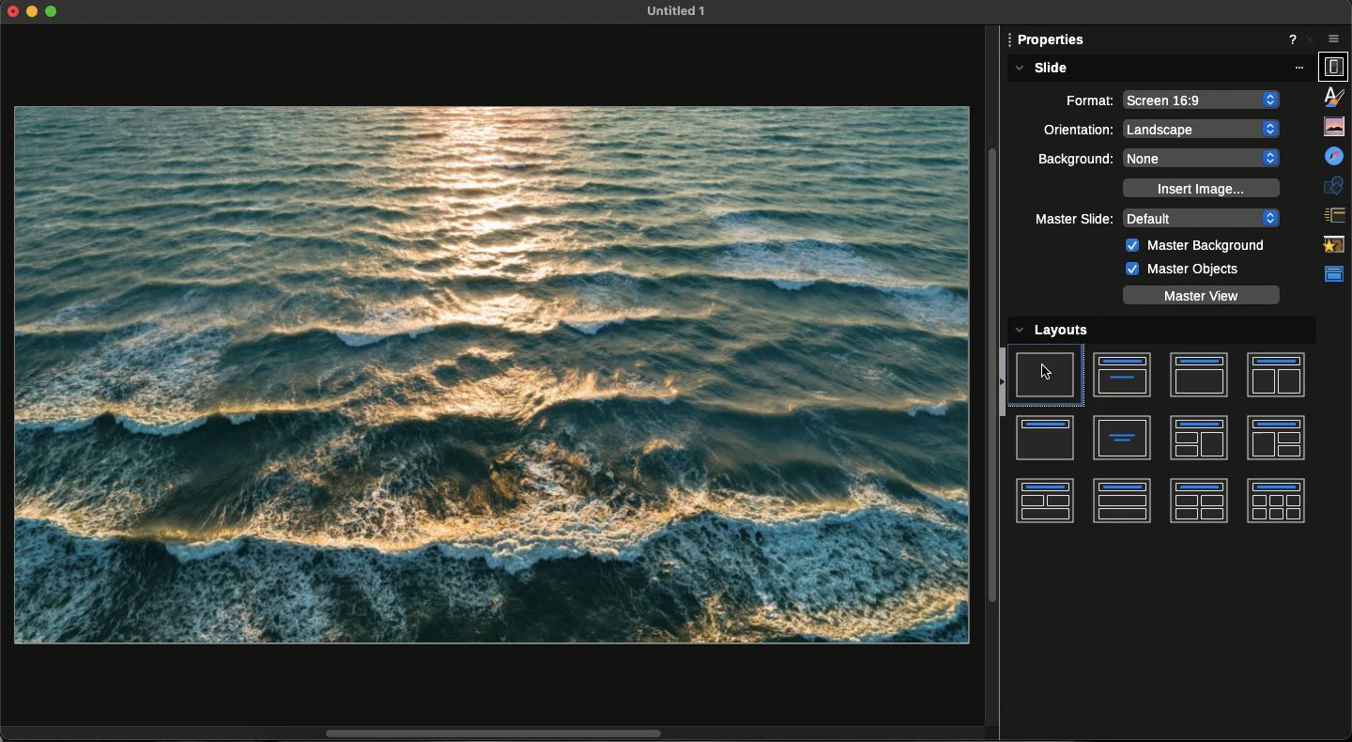 This screenshot has width=1352, height=742. I want to click on Title and text box, so click(1125, 373).